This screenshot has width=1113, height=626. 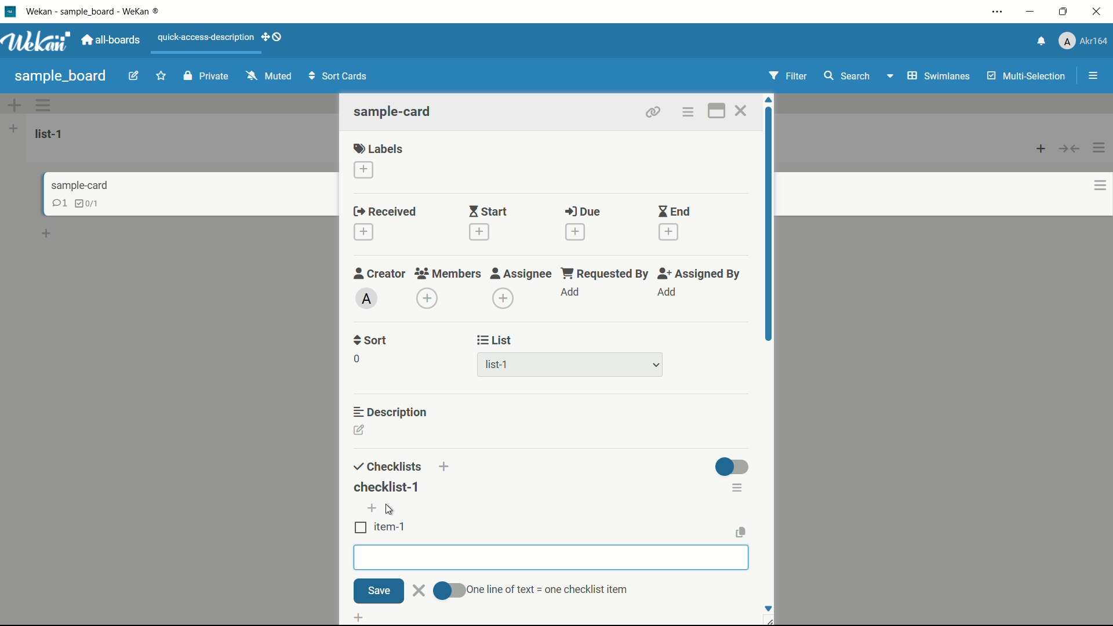 I want to click on options, so click(x=1096, y=183).